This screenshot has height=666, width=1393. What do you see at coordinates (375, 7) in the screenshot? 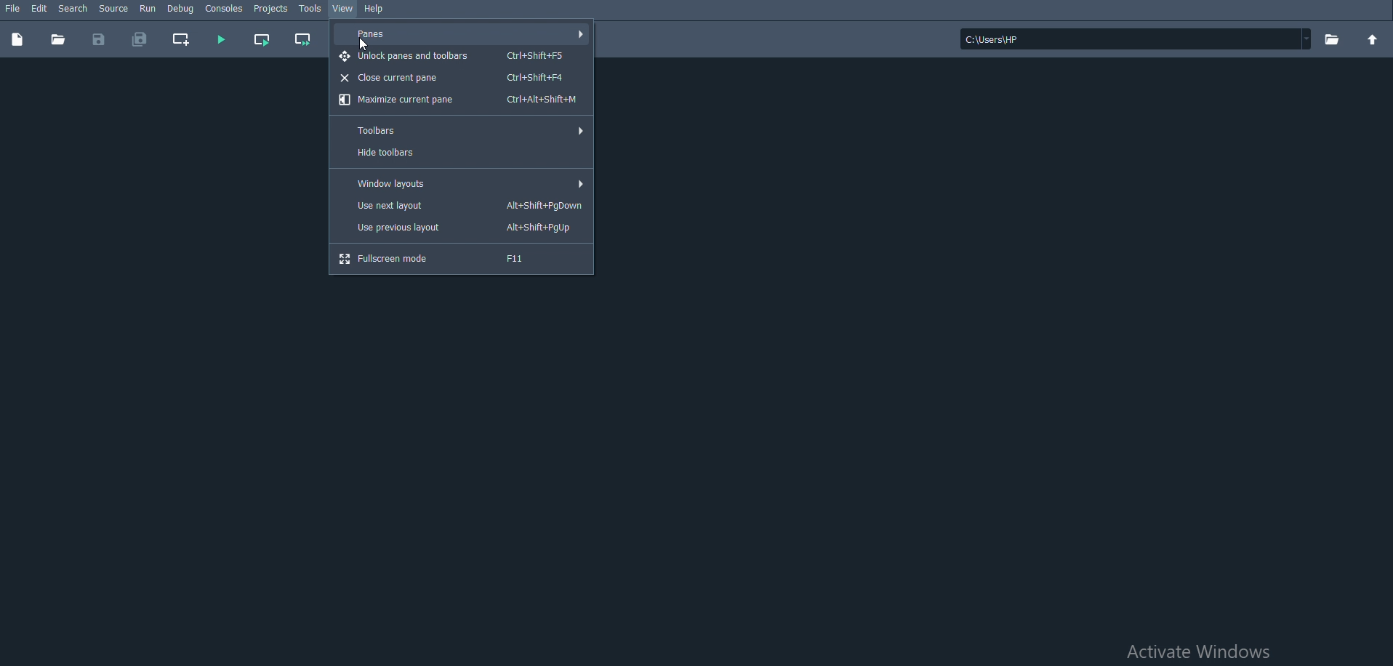
I see `Help` at bounding box center [375, 7].